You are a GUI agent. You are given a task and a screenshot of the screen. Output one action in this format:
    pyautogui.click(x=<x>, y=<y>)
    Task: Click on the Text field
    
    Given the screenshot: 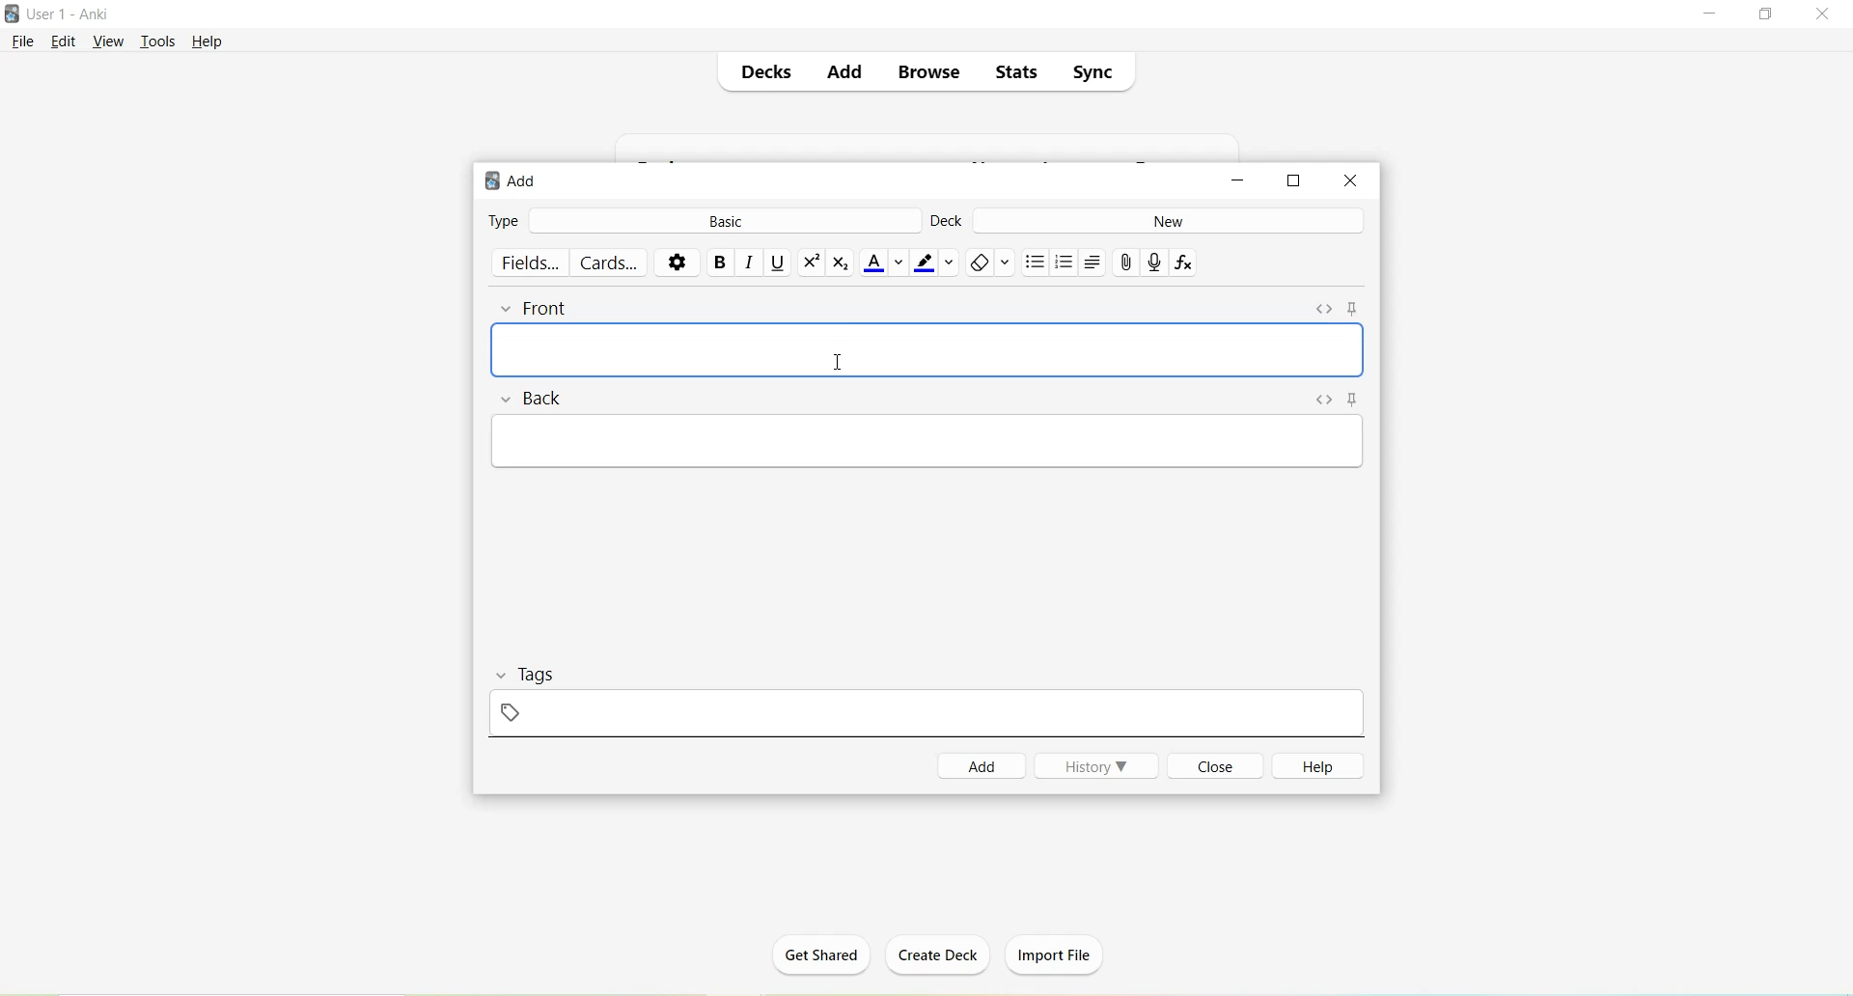 What is the action you would take?
    pyautogui.click(x=927, y=350)
    